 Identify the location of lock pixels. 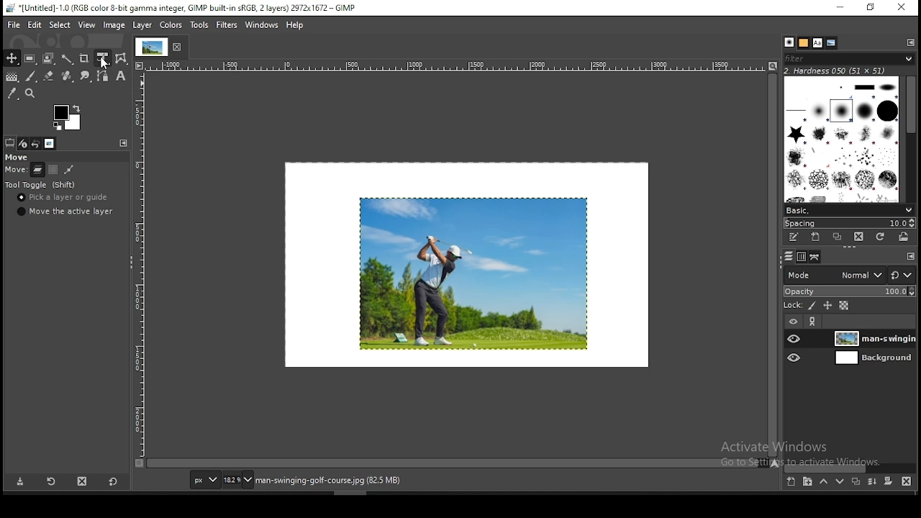
(810, 305).